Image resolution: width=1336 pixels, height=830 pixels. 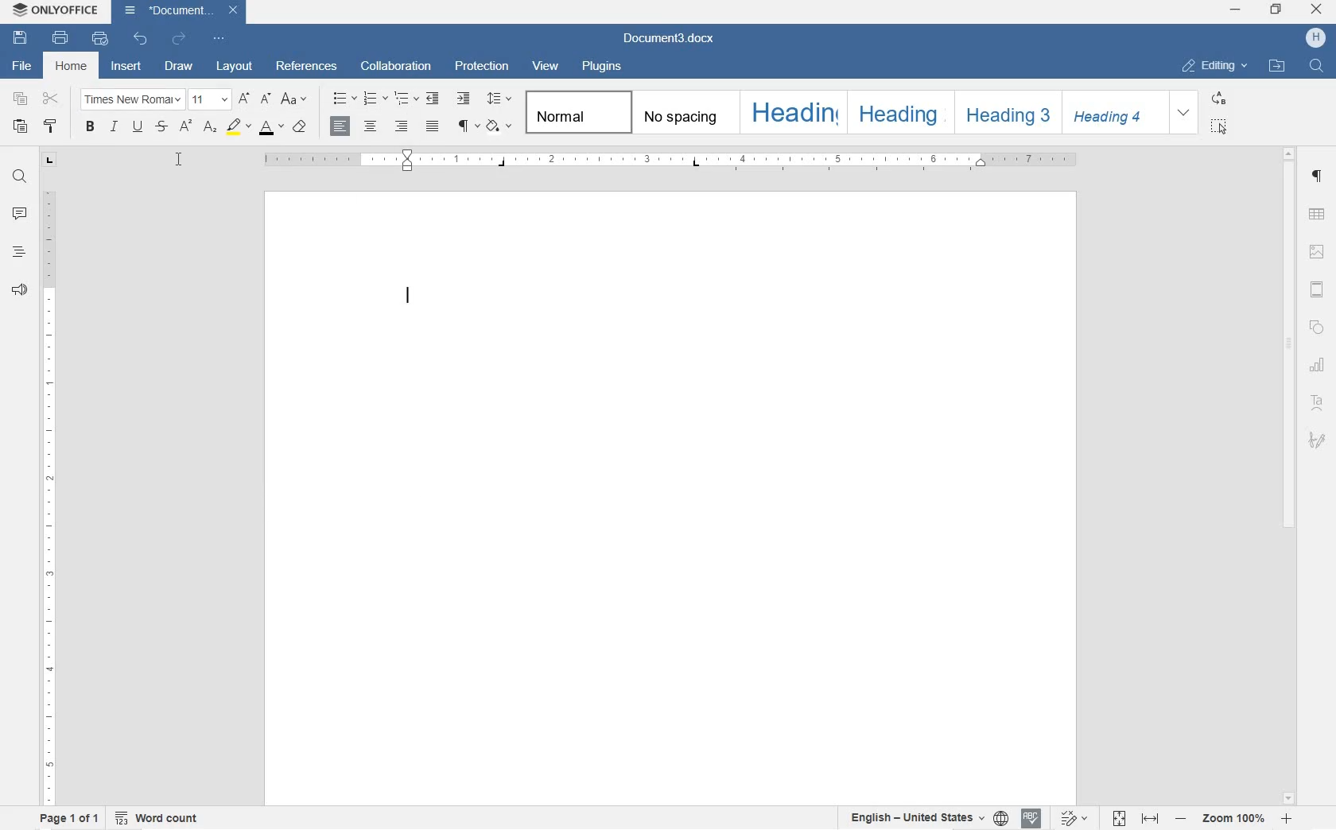 What do you see at coordinates (24, 67) in the screenshot?
I see `FILE` at bounding box center [24, 67].